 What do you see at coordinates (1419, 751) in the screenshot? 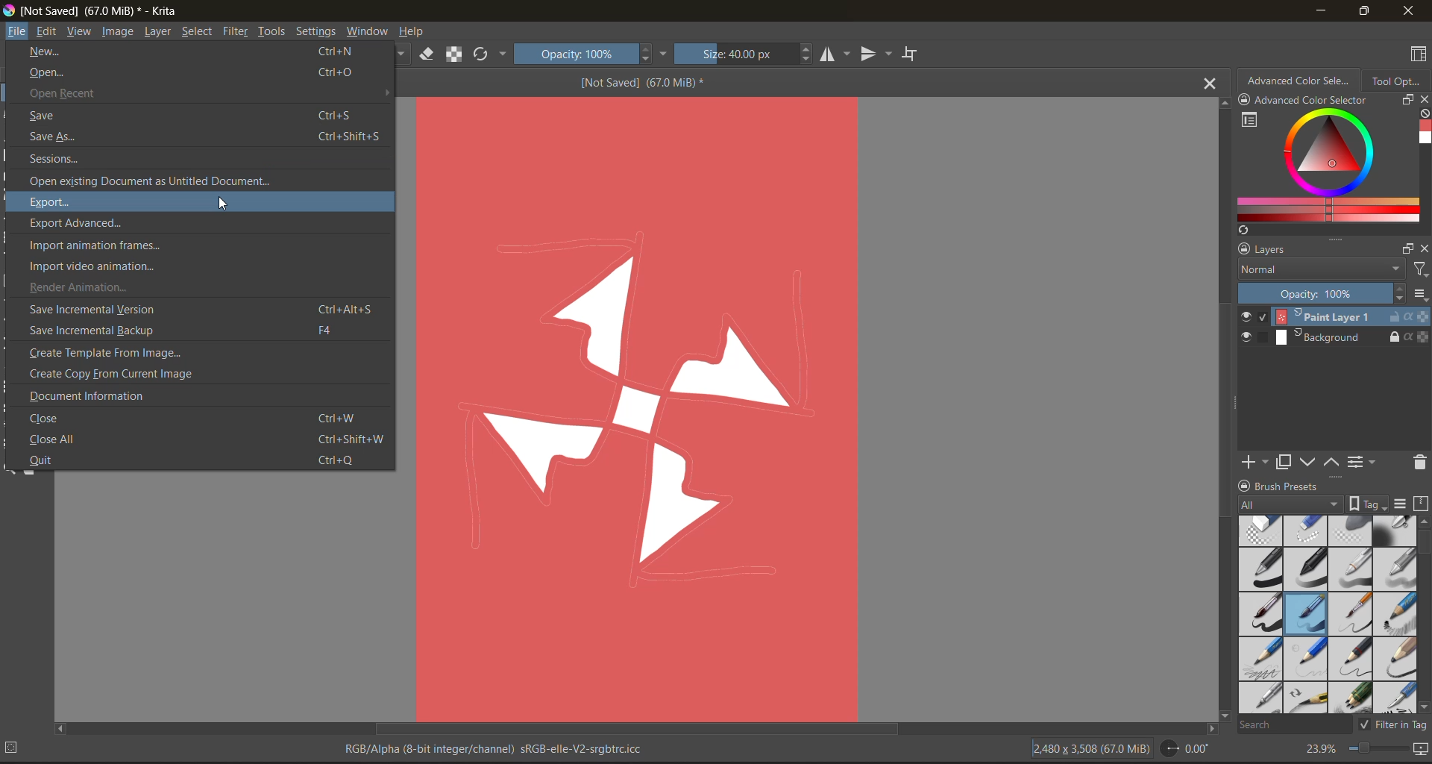
I see `map the canvas` at bounding box center [1419, 751].